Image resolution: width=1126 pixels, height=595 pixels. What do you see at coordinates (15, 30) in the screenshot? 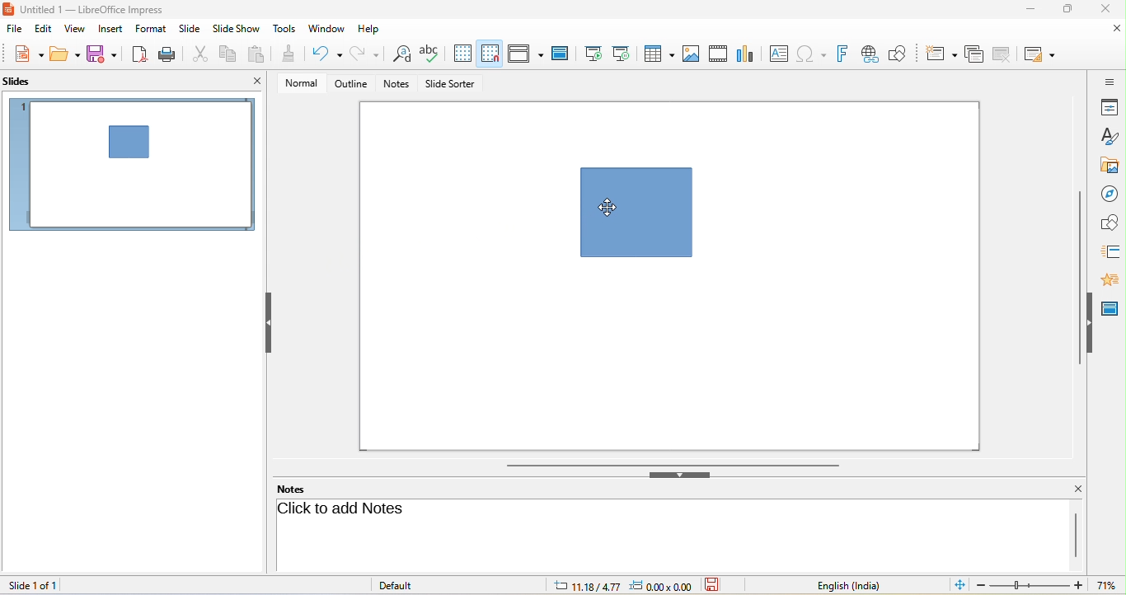
I see `file` at bounding box center [15, 30].